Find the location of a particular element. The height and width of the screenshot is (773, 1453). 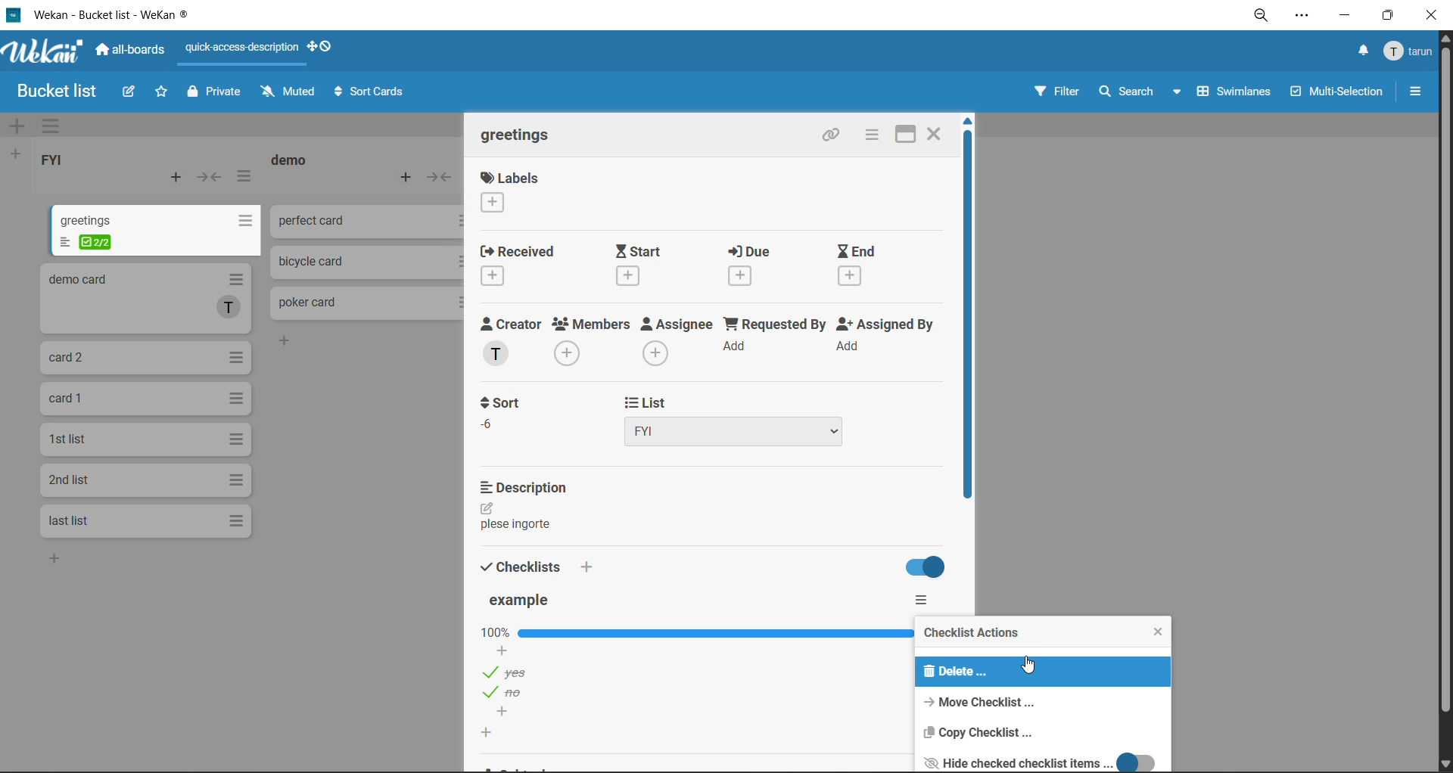

copy checklist is located at coordinates (975, 731).